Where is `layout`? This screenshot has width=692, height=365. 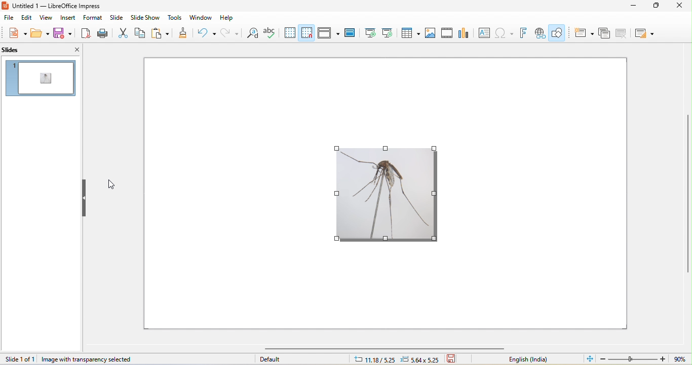
layout is located at coordinates (643, 34).